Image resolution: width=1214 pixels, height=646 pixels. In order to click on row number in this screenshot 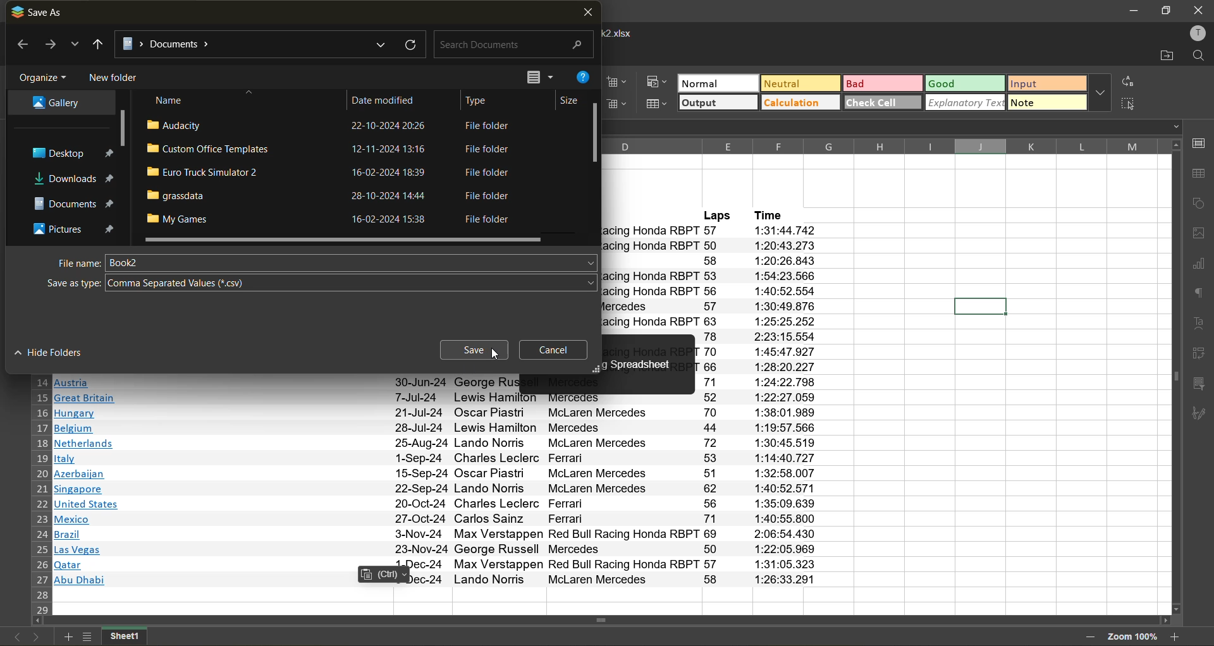, I will do `click(40, 495)`.